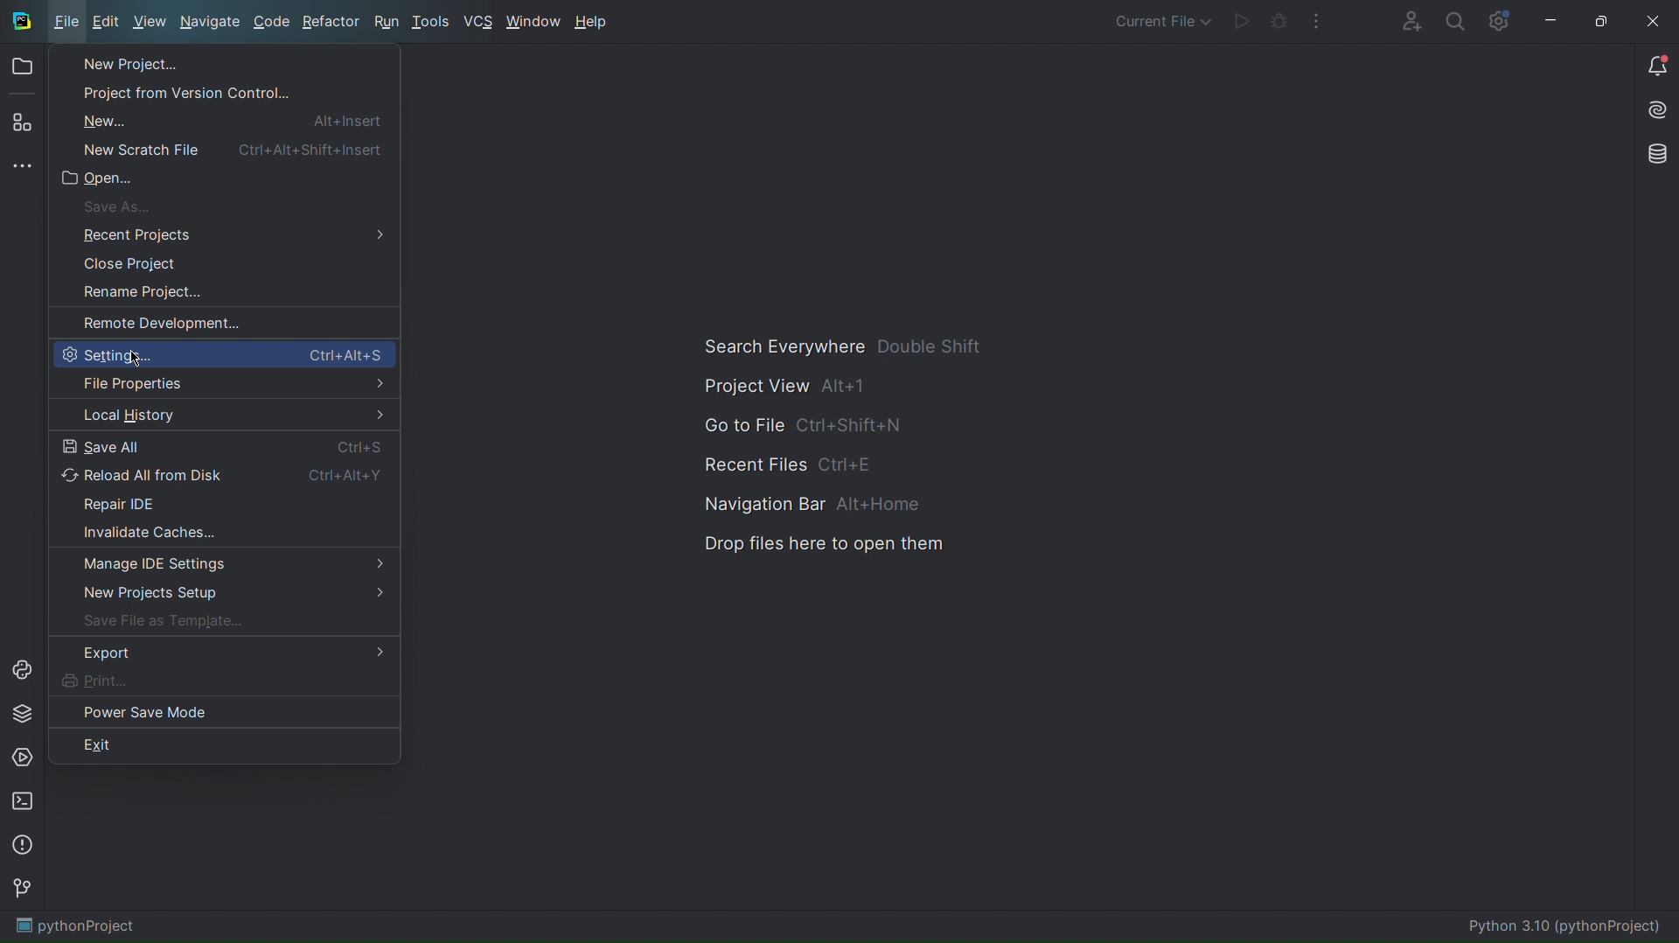 The height and width of the screenshot is (943, 1679). Describe the element at coordinates (222, 475) in the screenshot. I see `Reload All from Disk` at that location.